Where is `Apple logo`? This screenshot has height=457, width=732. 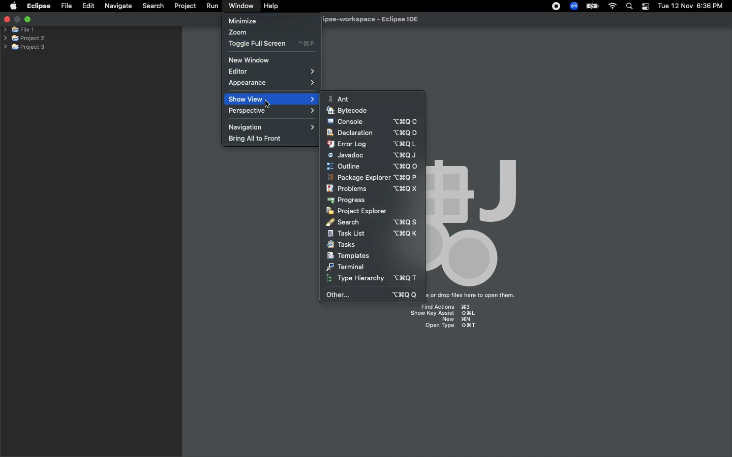 Apple logo is located at coordinates (13, 6).